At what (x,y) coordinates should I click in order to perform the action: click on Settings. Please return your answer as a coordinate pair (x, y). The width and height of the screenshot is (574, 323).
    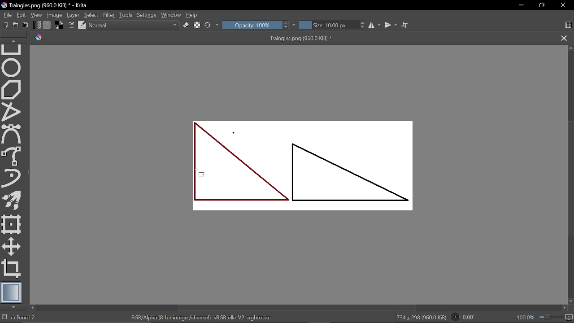
    Looking at the image, I should click on (147, 15).